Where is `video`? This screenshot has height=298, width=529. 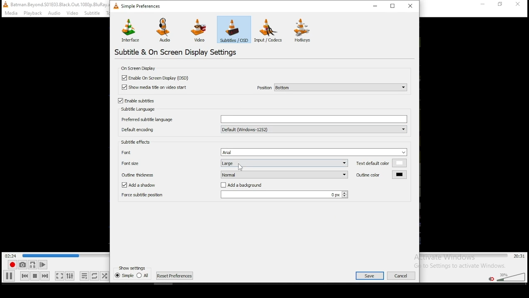 video is located at coordinates (200, 31).